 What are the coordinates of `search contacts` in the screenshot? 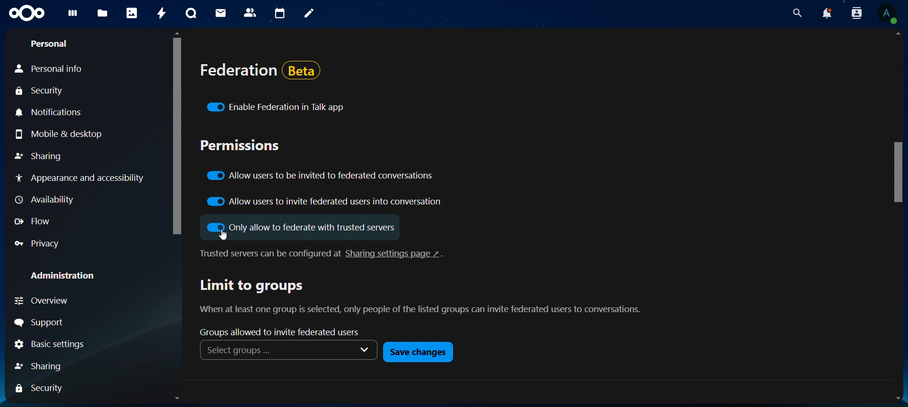 It's located at (855, 13).